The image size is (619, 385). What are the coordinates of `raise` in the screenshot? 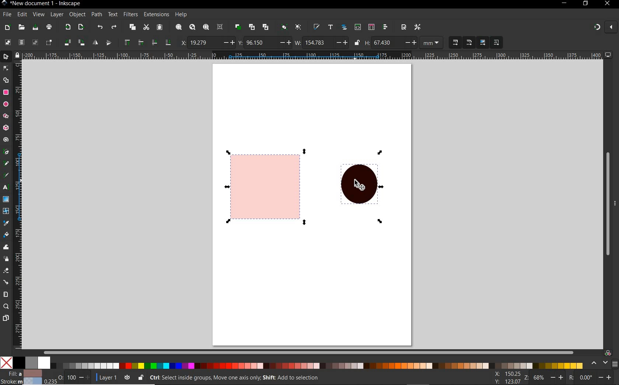 It's located at (140, 42).